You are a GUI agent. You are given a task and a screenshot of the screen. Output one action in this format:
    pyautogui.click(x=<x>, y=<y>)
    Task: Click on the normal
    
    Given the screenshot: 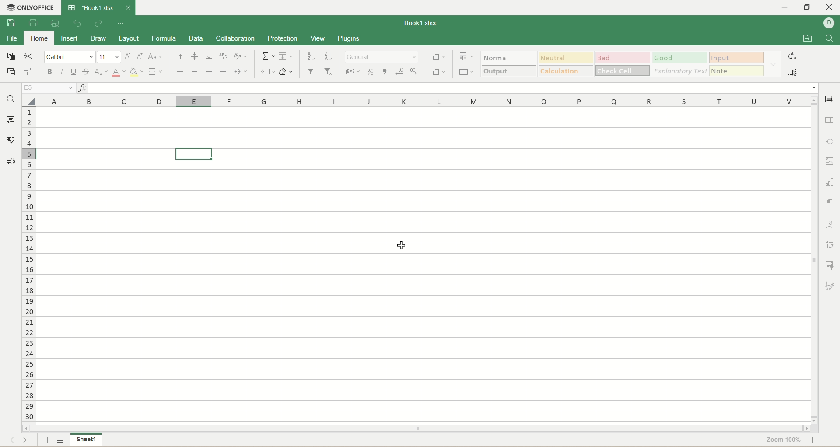 What is the action you would take?
    pyautogui.click(x=508, y=58)
    